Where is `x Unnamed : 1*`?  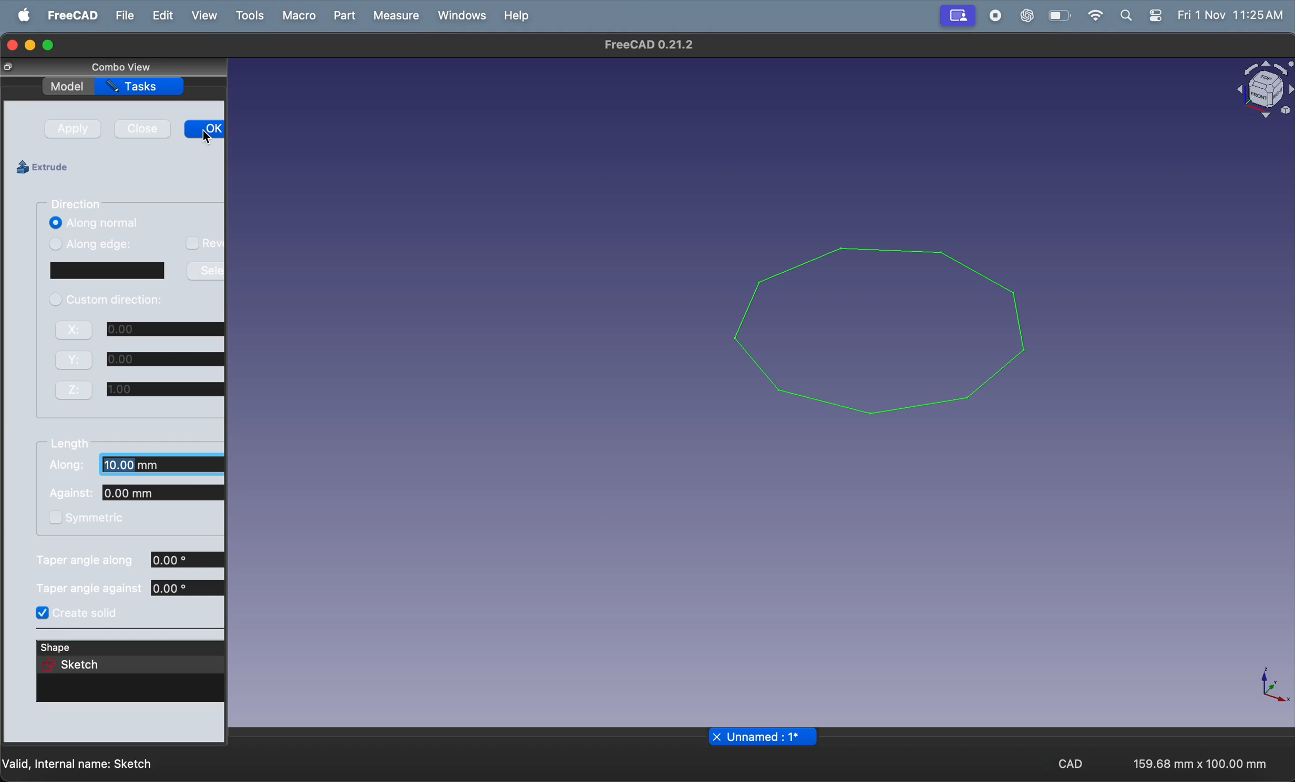
x Unnamed : 1* is located at coordinates (758, 736).